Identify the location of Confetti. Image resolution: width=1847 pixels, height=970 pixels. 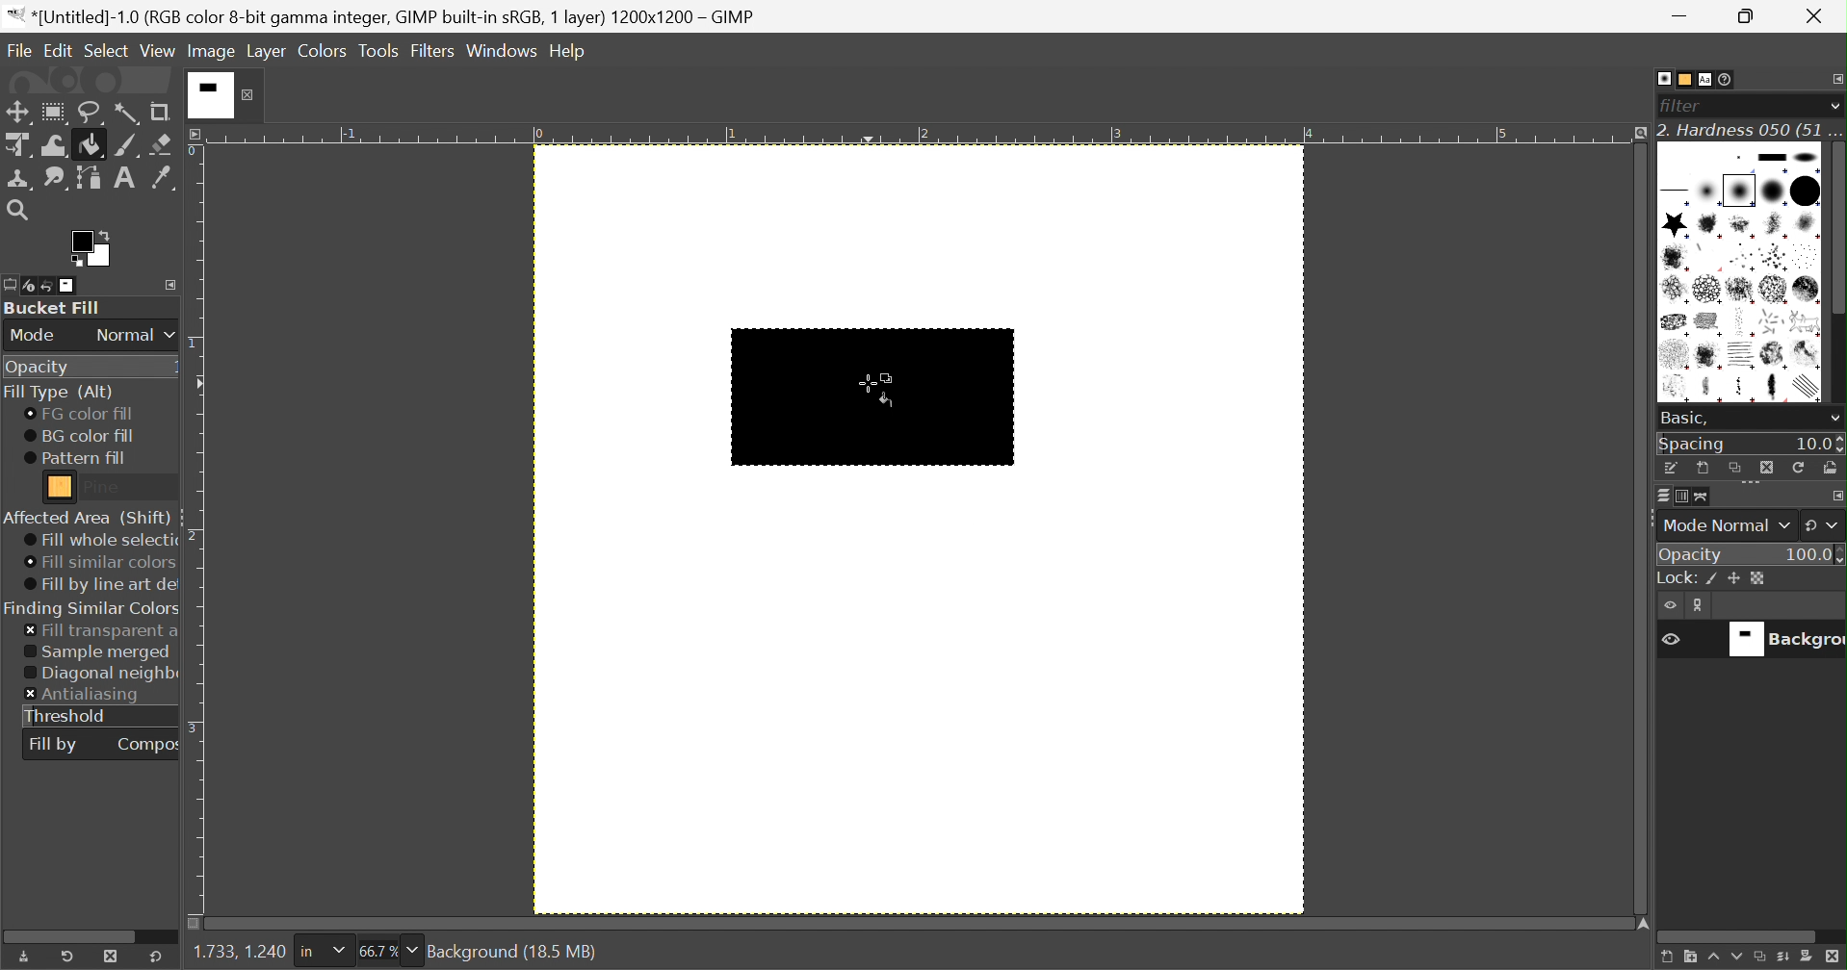
(1772, 321).